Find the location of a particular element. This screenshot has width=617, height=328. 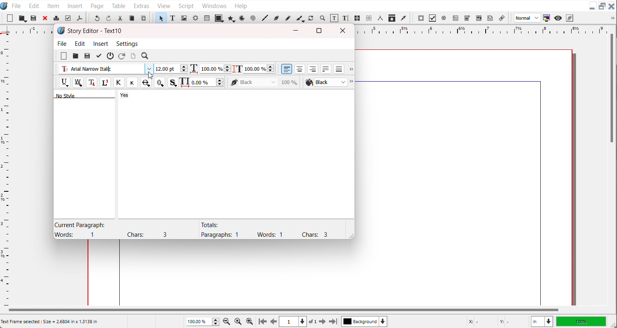

Go to previous page is located at coordinates (274, 322).